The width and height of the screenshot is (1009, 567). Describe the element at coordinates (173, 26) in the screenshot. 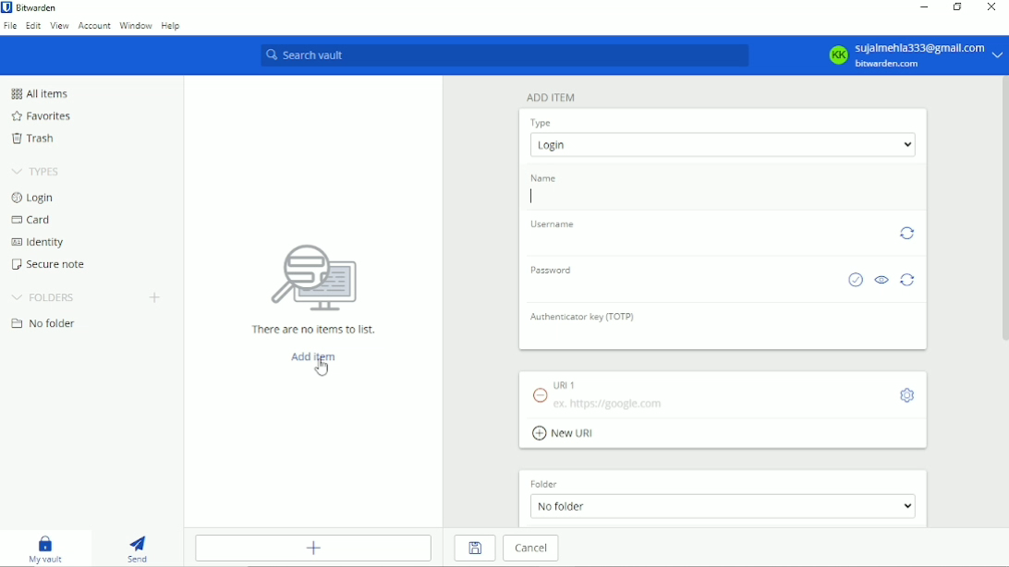

I see `Help` at that location.